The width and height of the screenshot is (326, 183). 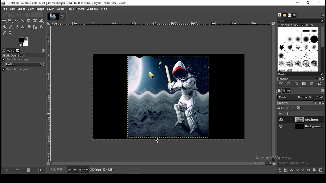 What do you see at coordinates (319, 97) in the screenshot?
I see `switch to another group of modes` at bounding box center [319, 97].